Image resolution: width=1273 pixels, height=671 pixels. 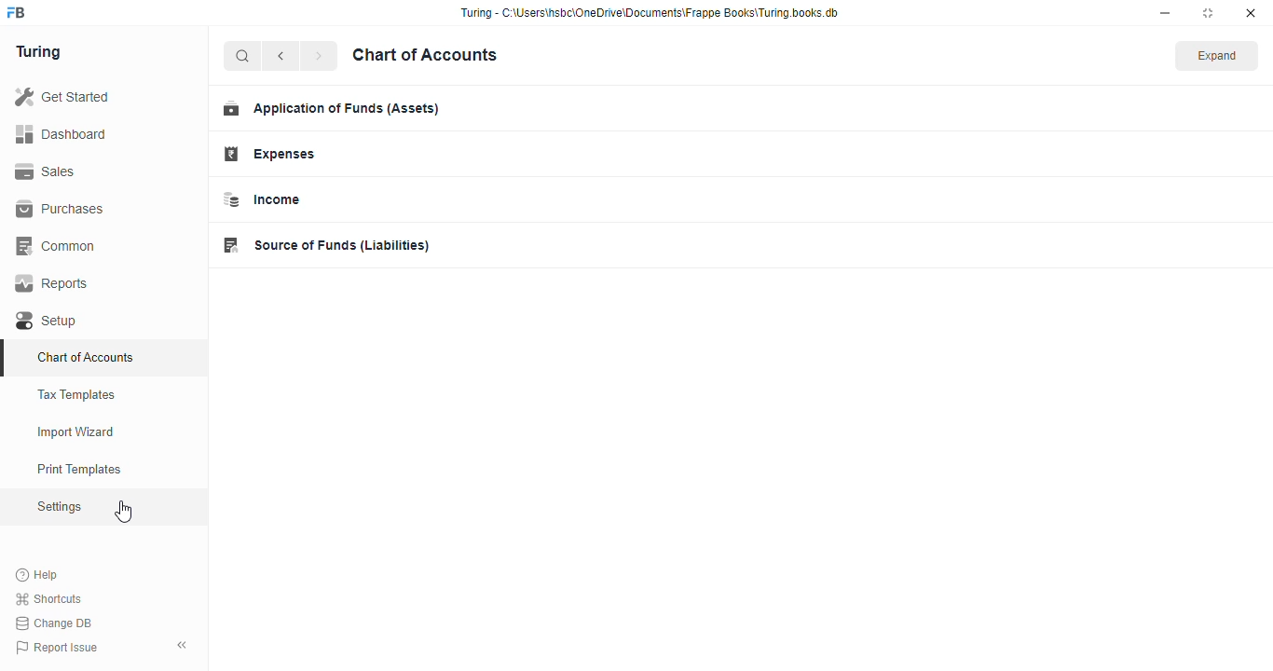 I want to click on expand, so click(x=1218, y=56).